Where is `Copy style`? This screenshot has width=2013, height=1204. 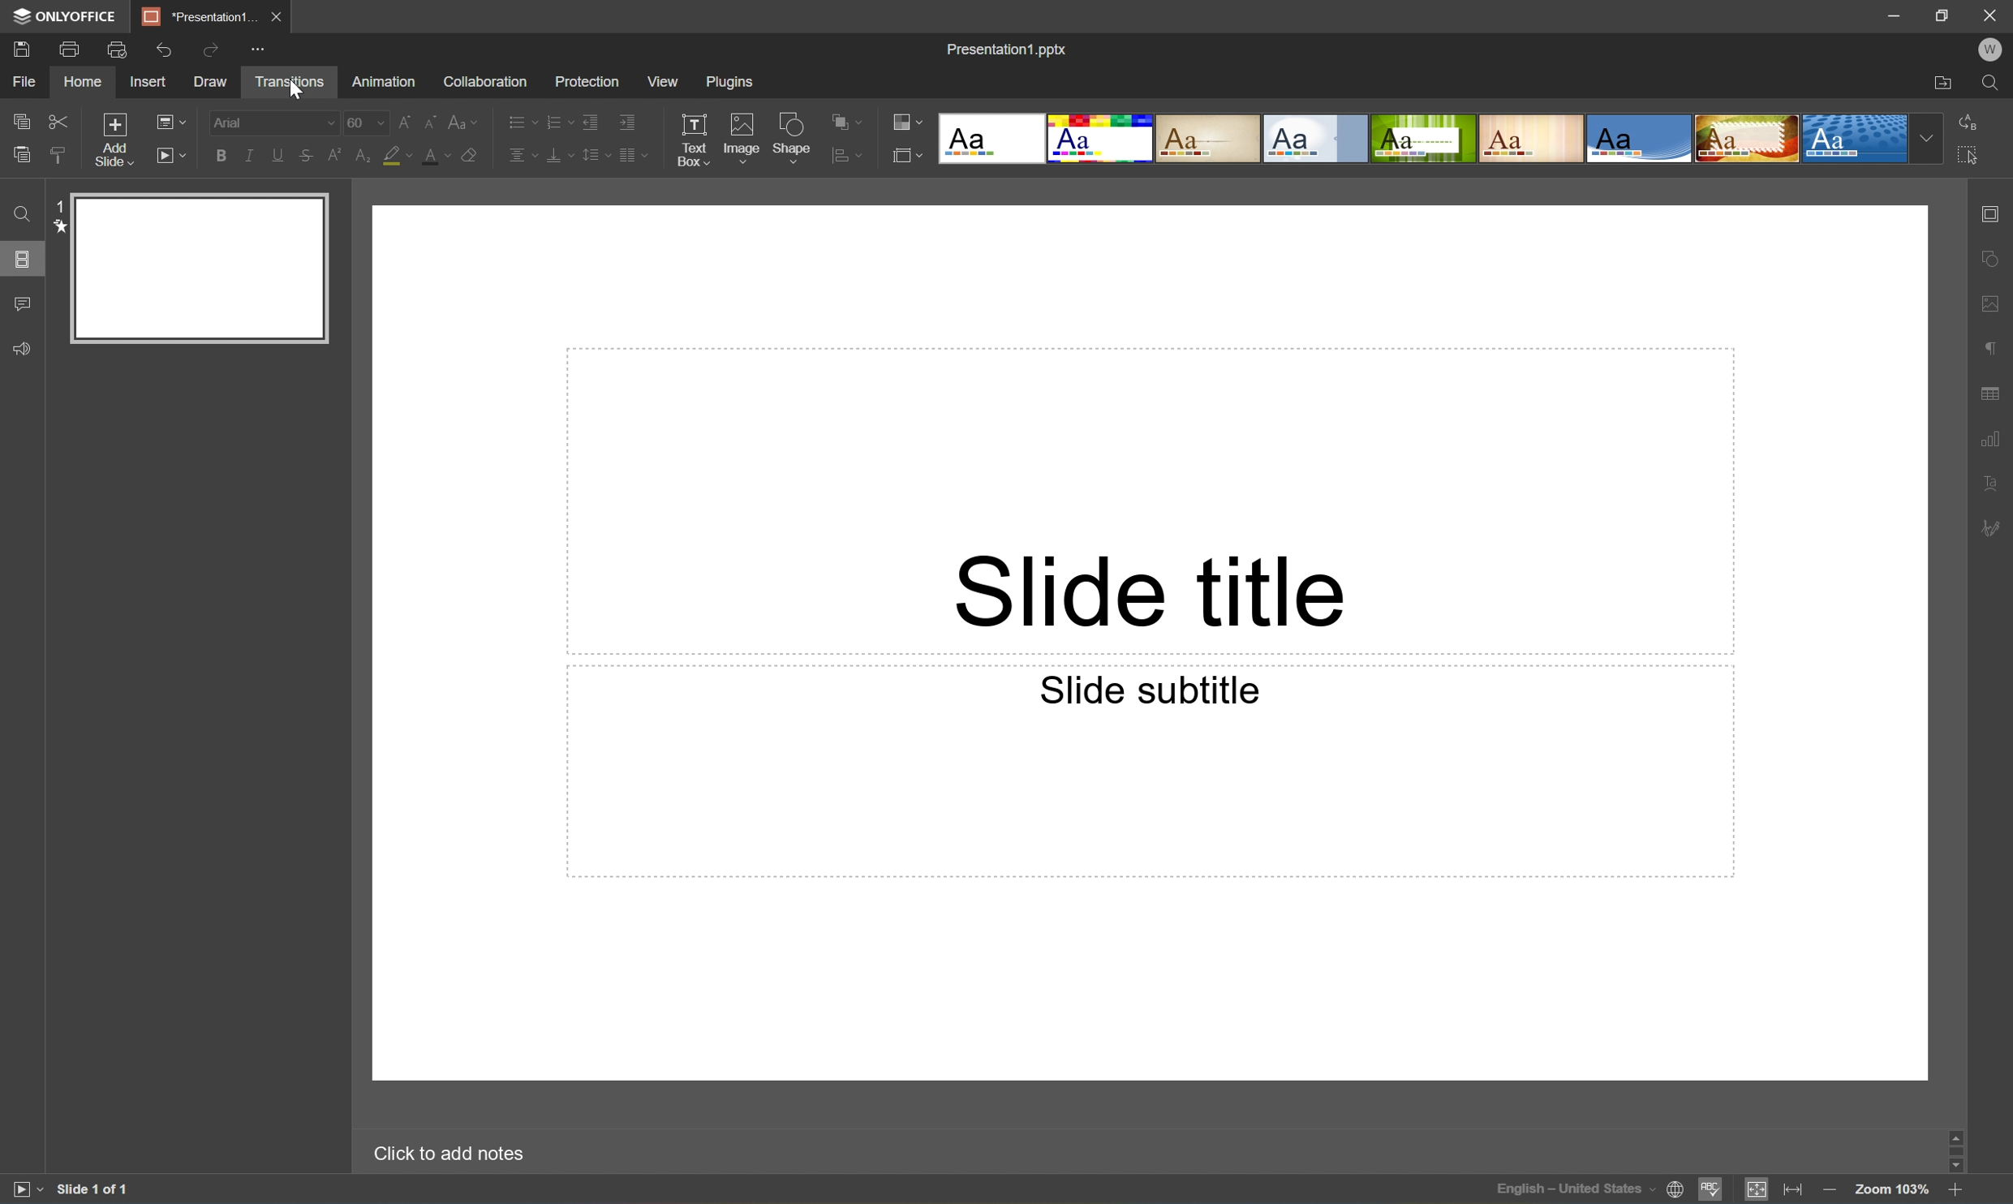 Copy style is located at coordinates (59, 155).